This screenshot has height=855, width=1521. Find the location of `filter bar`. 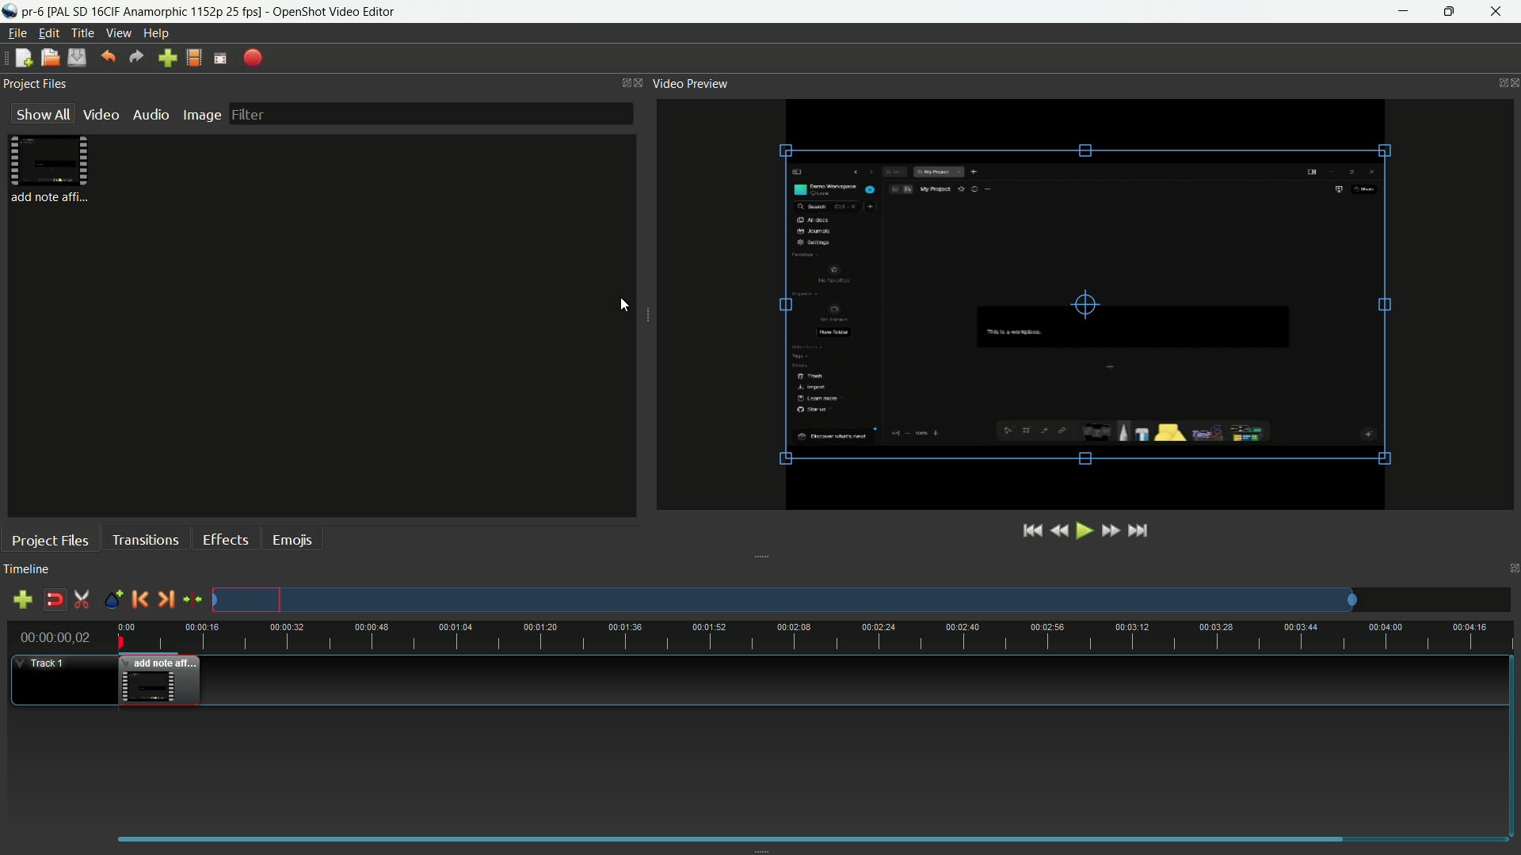

filter bar is located at coordinates (433, 114).